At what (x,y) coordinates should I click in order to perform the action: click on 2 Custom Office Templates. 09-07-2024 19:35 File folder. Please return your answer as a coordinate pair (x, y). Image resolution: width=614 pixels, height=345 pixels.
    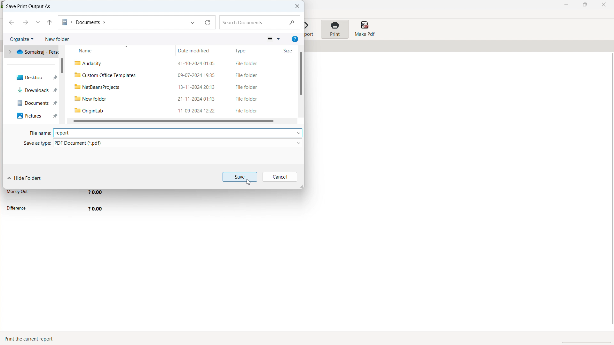
    Looking at the image, I should click on (178, 75).